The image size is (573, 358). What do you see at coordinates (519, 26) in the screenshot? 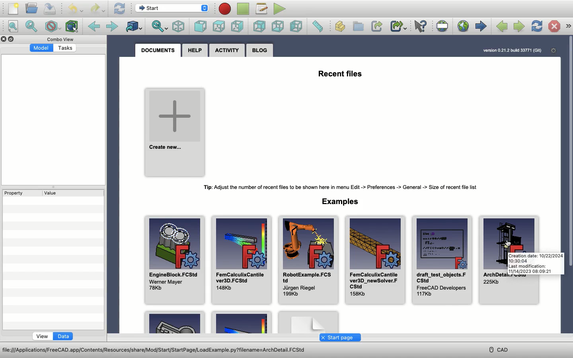
I see `Next page` at bounding box center [519, 26].